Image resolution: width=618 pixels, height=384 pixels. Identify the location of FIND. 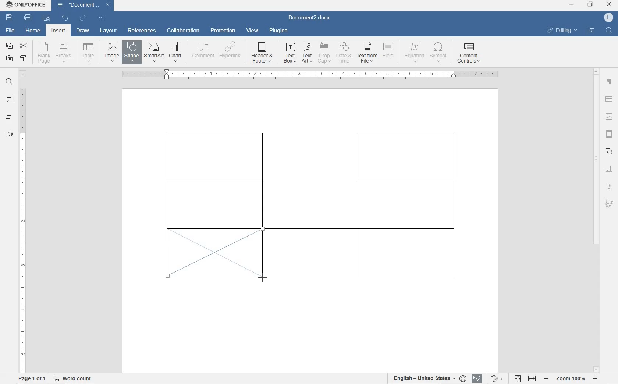
(610, 30).